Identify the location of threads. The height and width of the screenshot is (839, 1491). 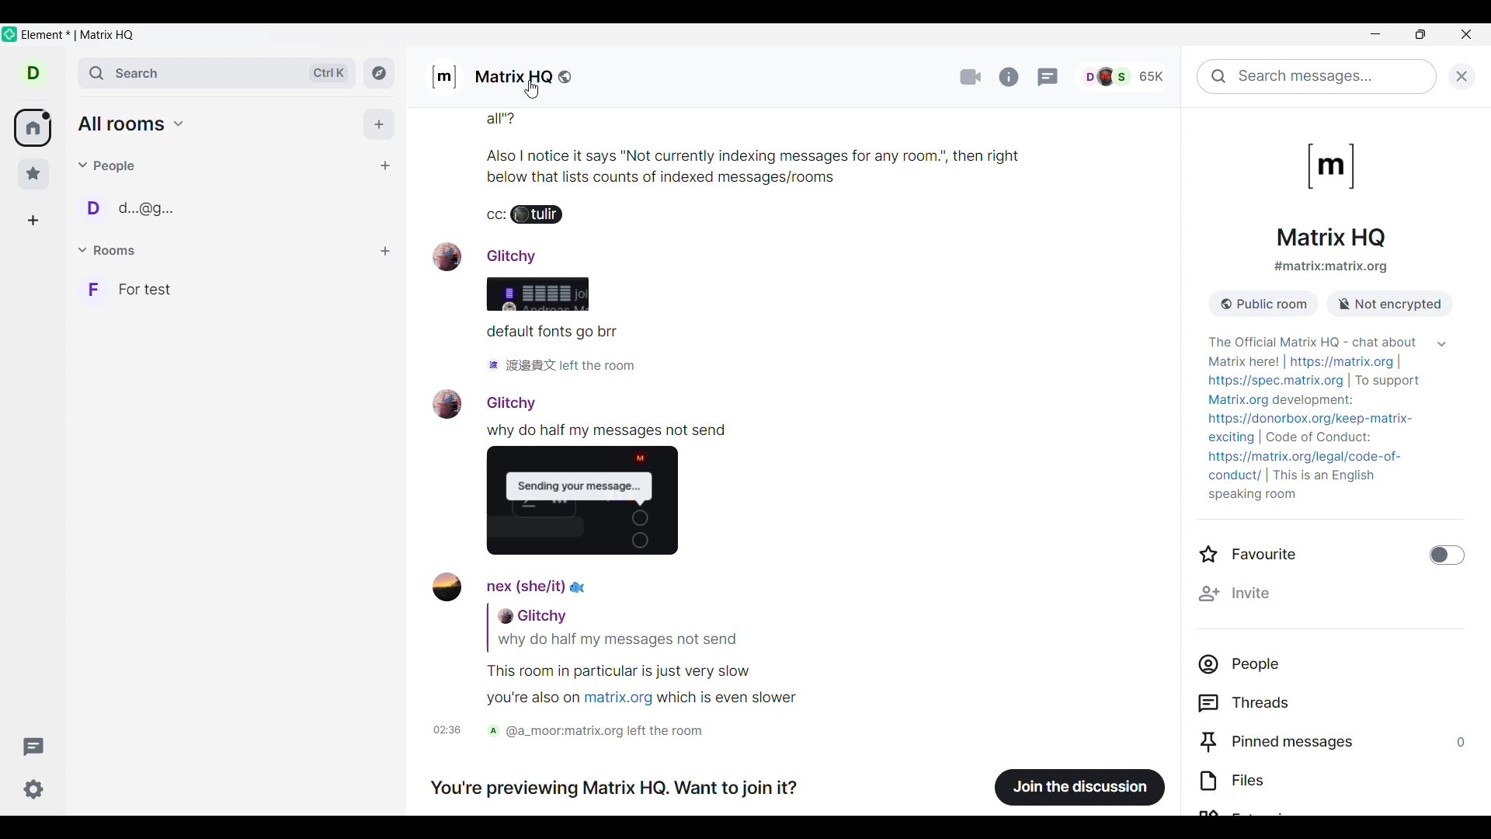
(1049, 77).